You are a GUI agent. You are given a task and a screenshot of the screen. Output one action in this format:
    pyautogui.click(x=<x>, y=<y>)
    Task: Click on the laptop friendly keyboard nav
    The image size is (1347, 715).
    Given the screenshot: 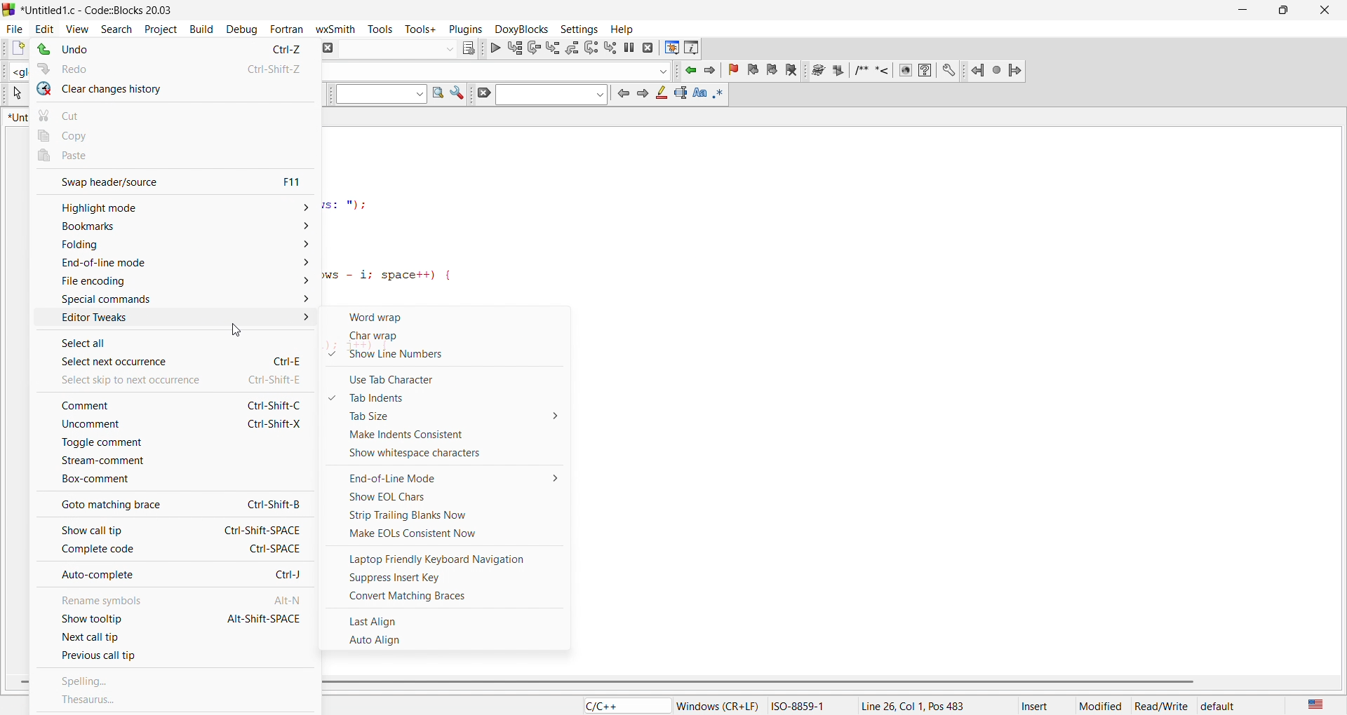 What is the action you would take?
    pyautogui.click(x=451, y=557)
    